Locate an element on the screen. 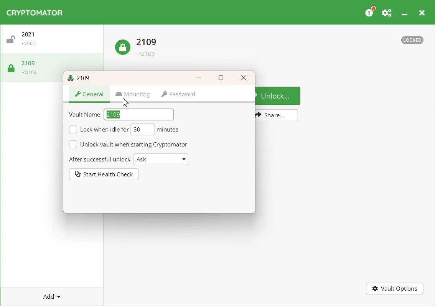 This screenshot has height=306, width=435. Vault Options is located at coordinates (395, 289).